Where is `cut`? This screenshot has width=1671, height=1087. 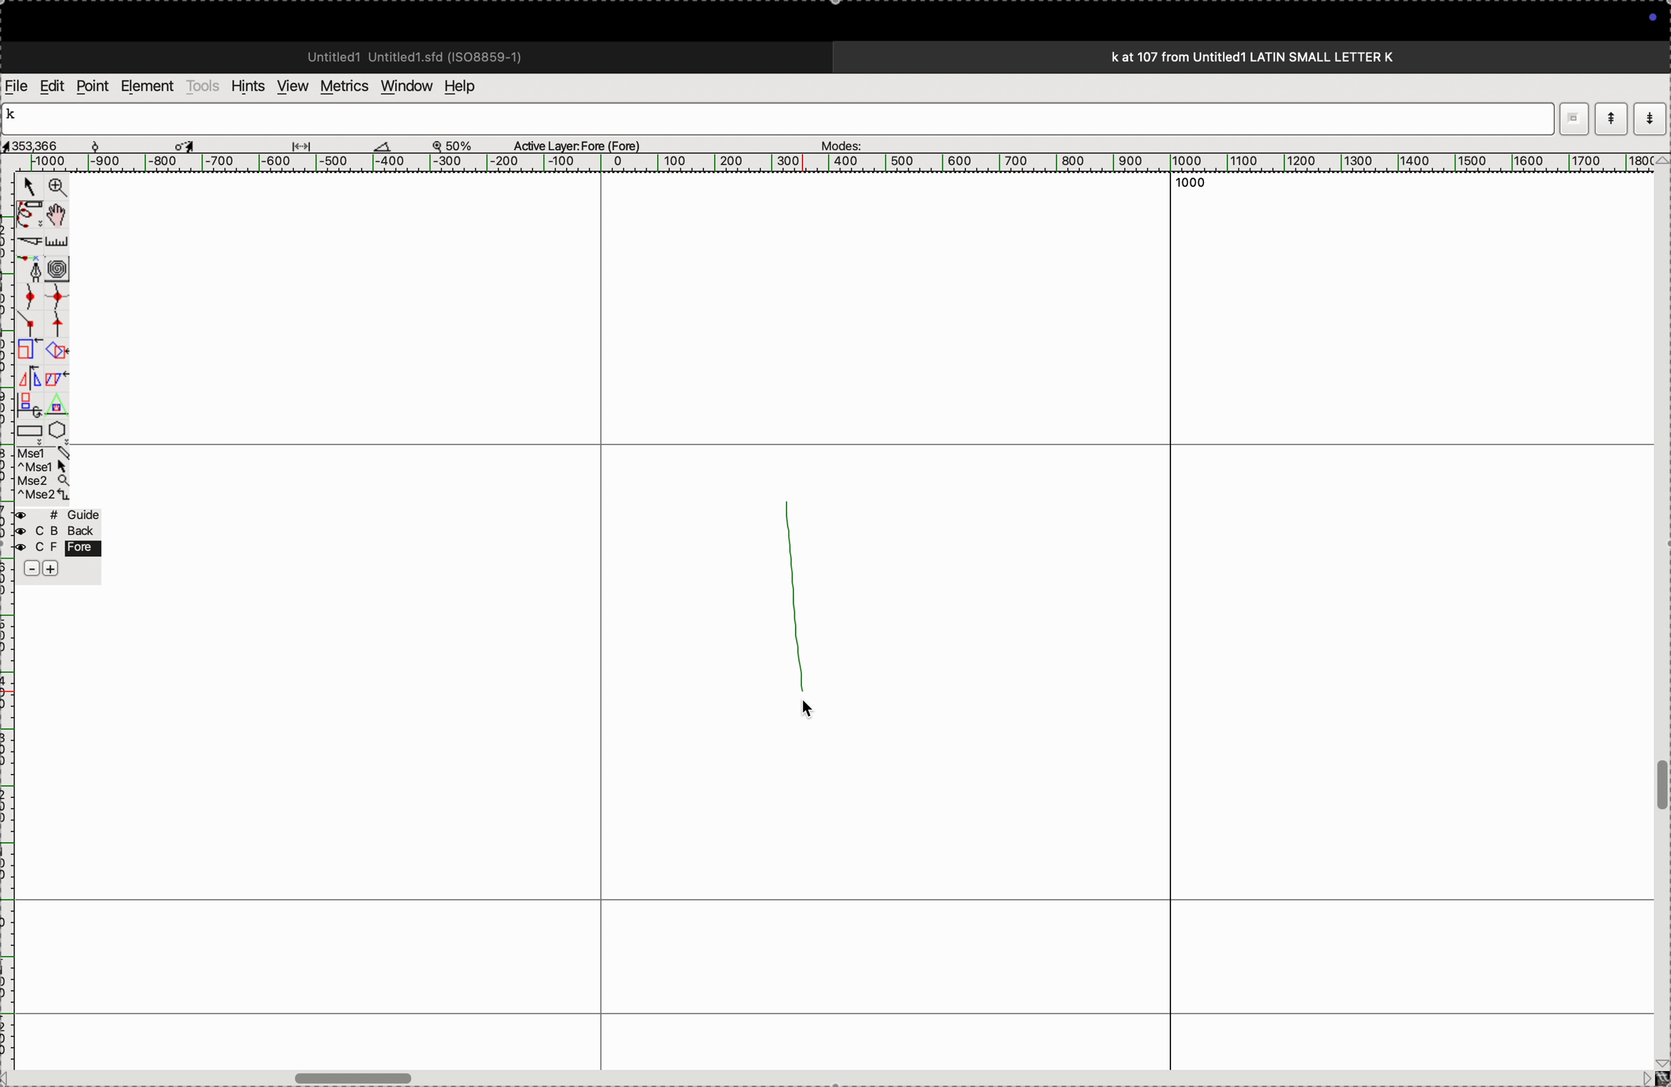
cut is located at coordinates (27, 241).